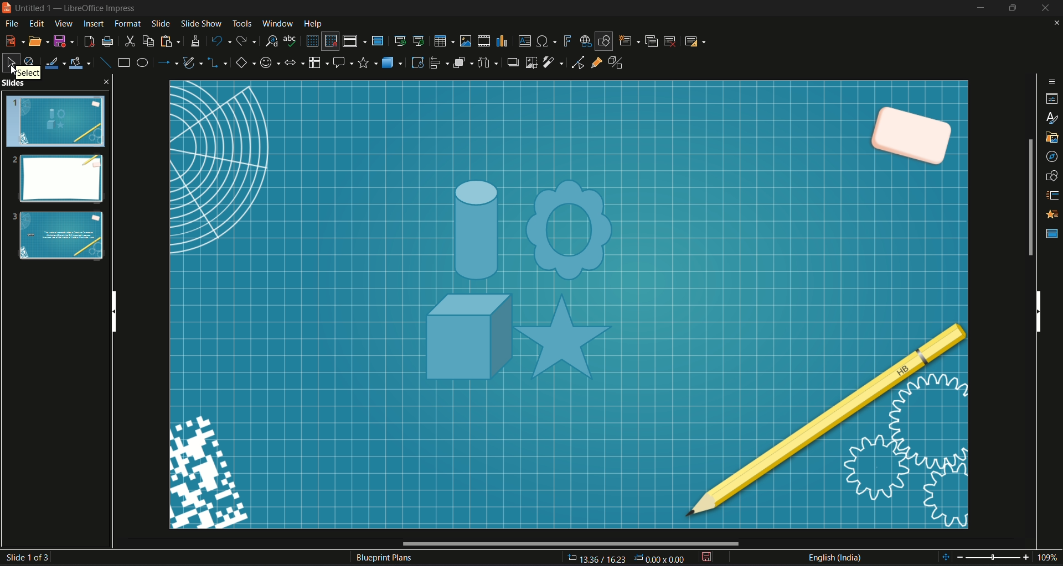 This screenshot has width=1063, height=566. What do you see at coordinates (200, 22) in the screenshot?
I see `Slide show` at bounding box center [200, 22].